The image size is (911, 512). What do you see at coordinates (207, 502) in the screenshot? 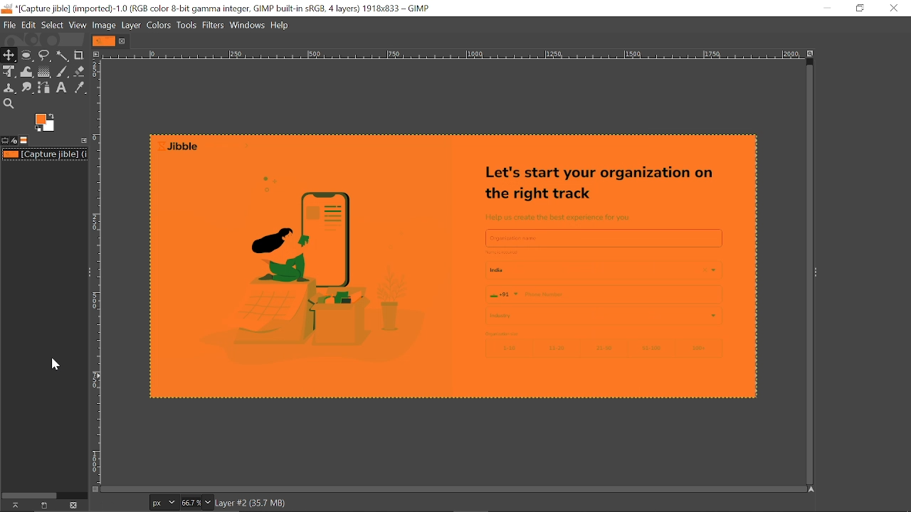
I see `Zoom options` at bounding box center [207, 502].